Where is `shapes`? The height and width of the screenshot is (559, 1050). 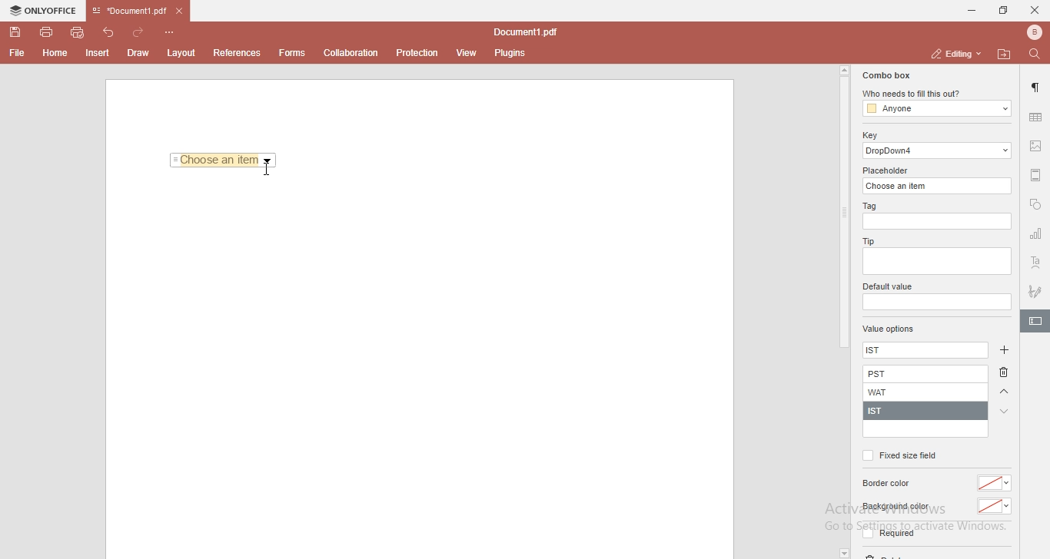 shapes is located at coordinates (1035, 206).